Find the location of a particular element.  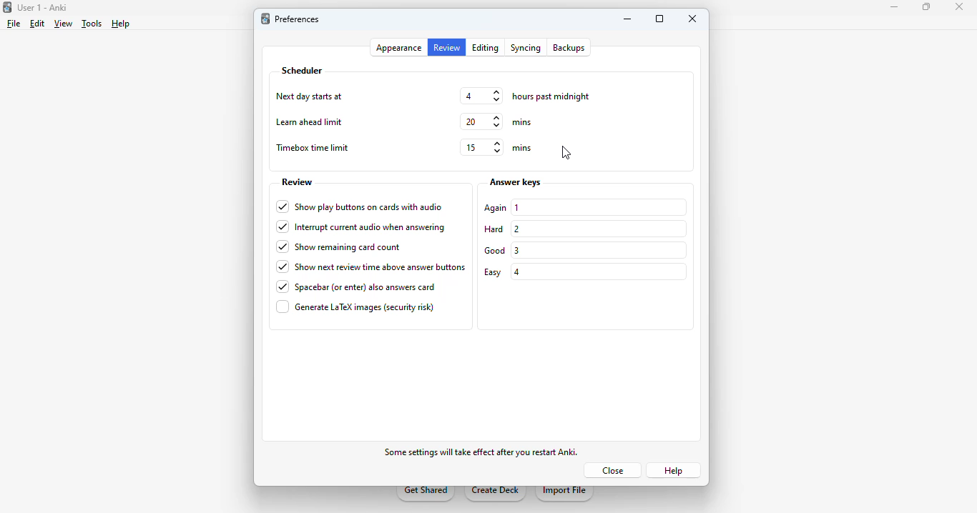

appearance is located at coordinates (401, 48).